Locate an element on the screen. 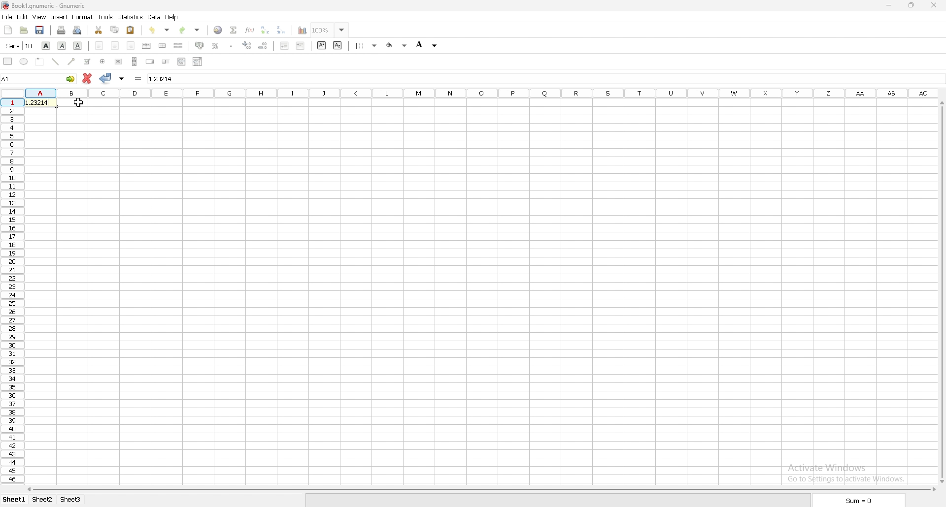  centre is located at coordinates (115, 45).